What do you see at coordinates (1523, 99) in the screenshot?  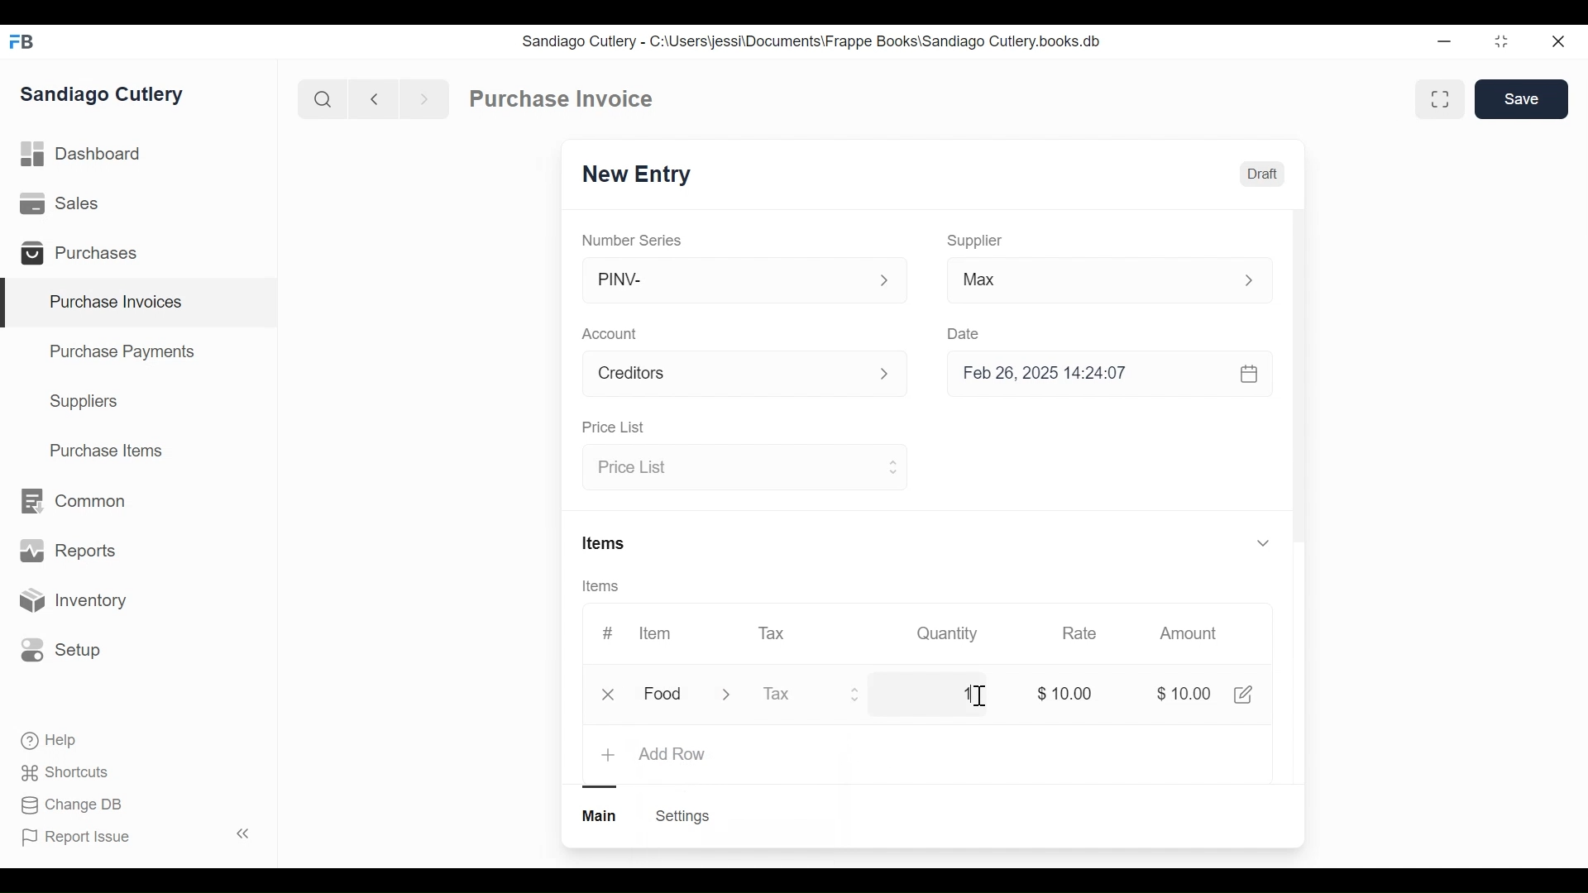 I see `Save` at bounding box center [1523, 99].